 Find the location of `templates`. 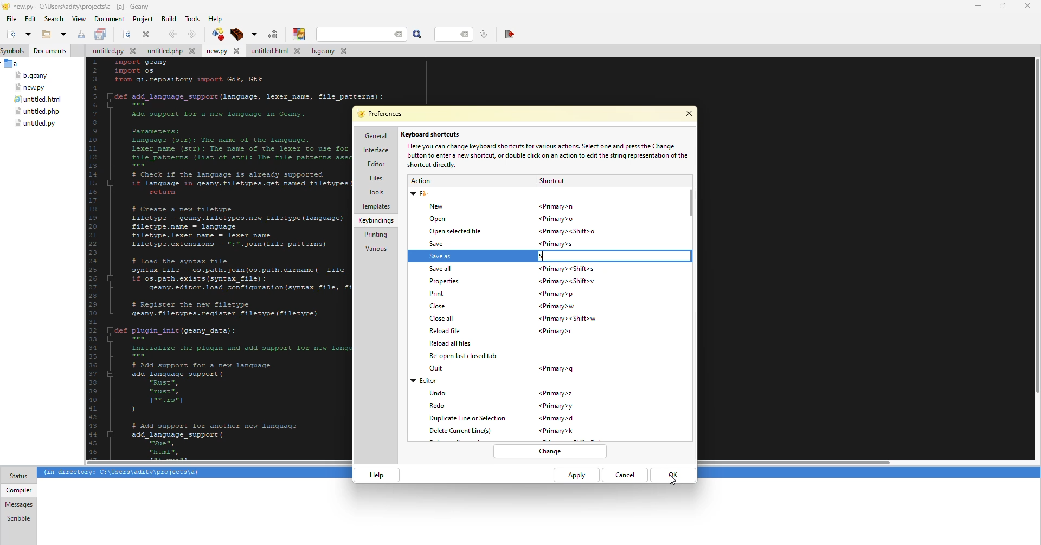

templates is located at coordinates (376, 206).